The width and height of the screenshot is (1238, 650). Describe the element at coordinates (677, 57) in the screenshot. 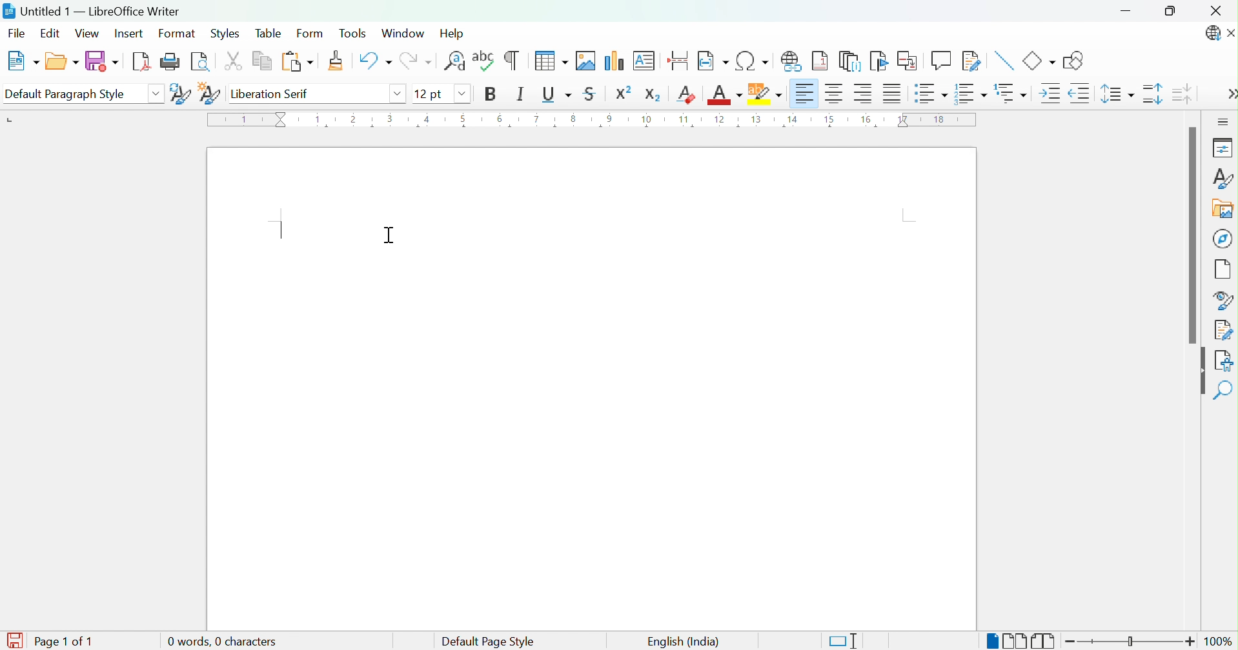

I see `Insert Page Break` at that location.